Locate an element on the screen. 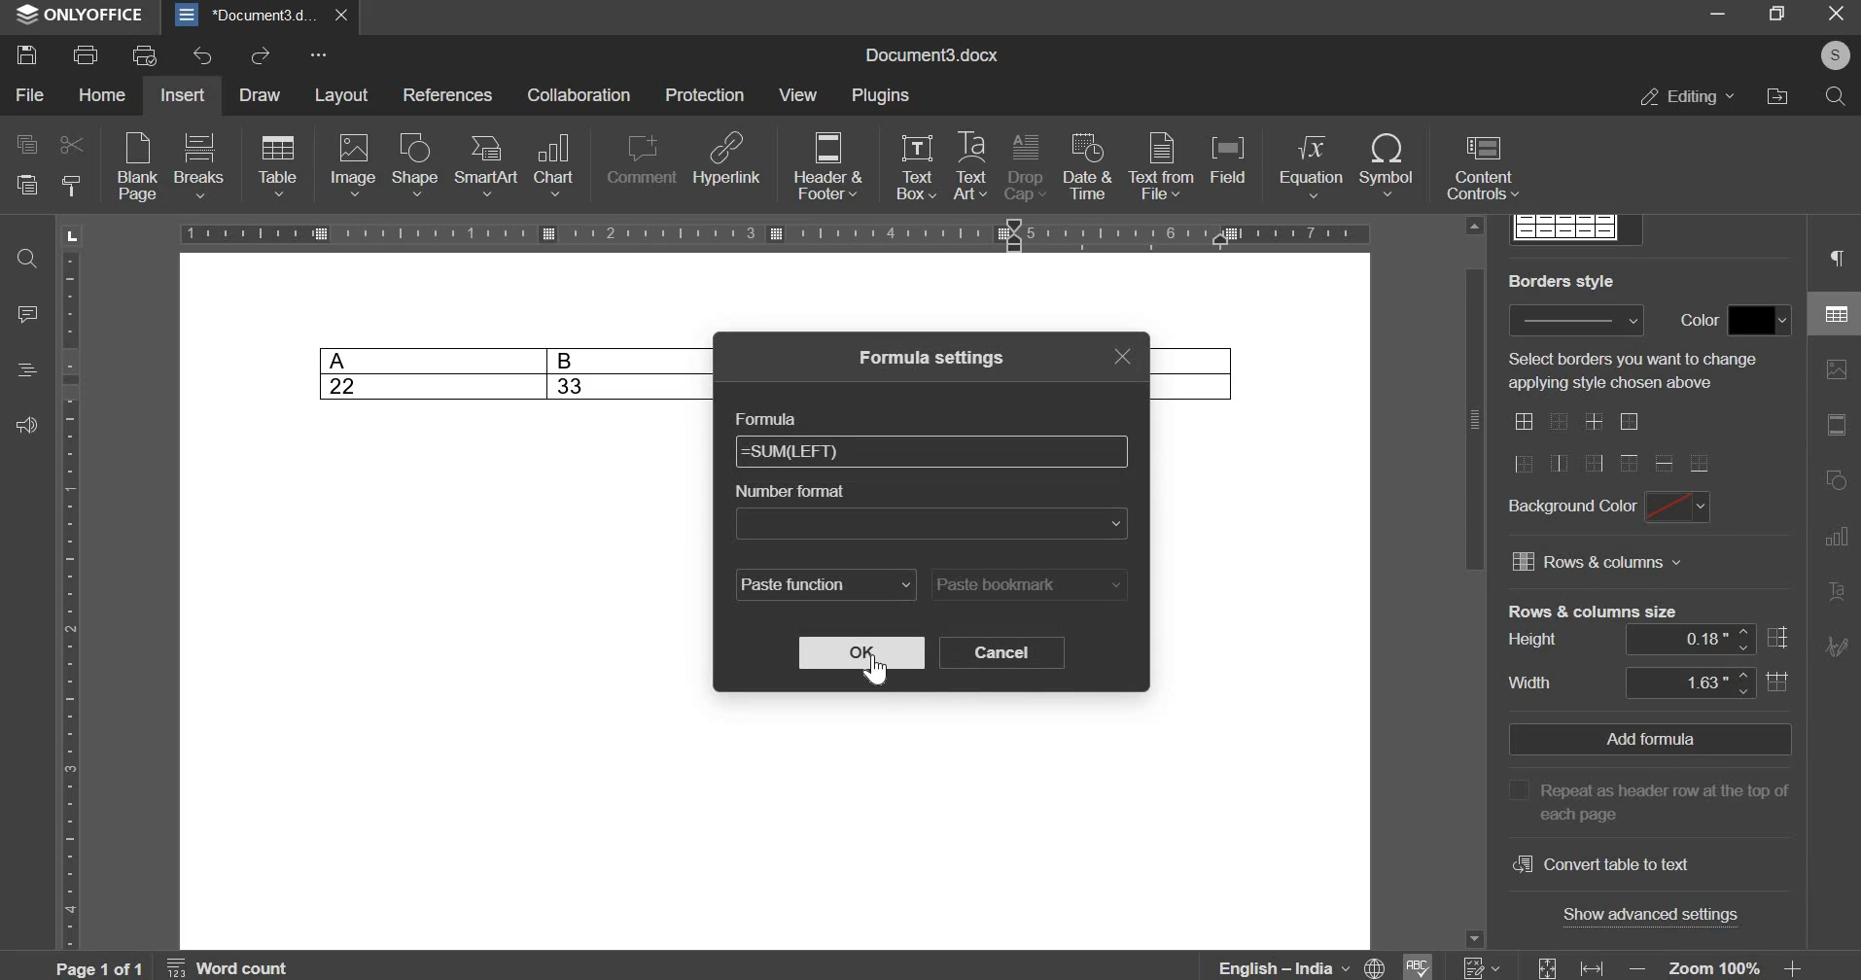 The image size is (1861, 980). close is located at coordinates (341, 16).